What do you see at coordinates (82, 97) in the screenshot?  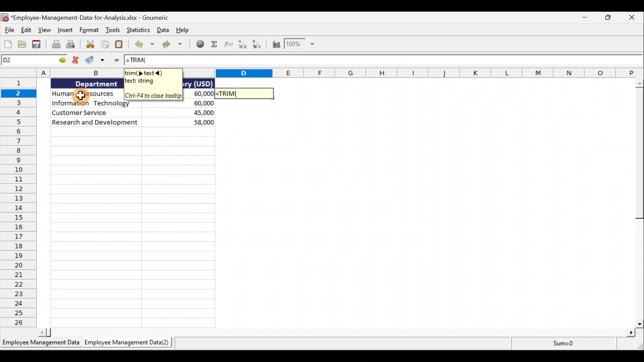 I see `Cursor` at bounding box center [82, 97].